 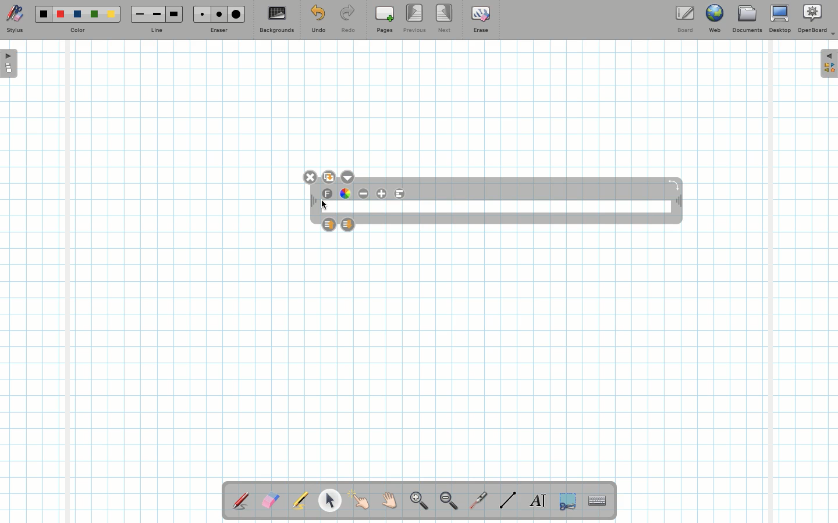 I want to click on Alignment, so click(x=399, y=194).